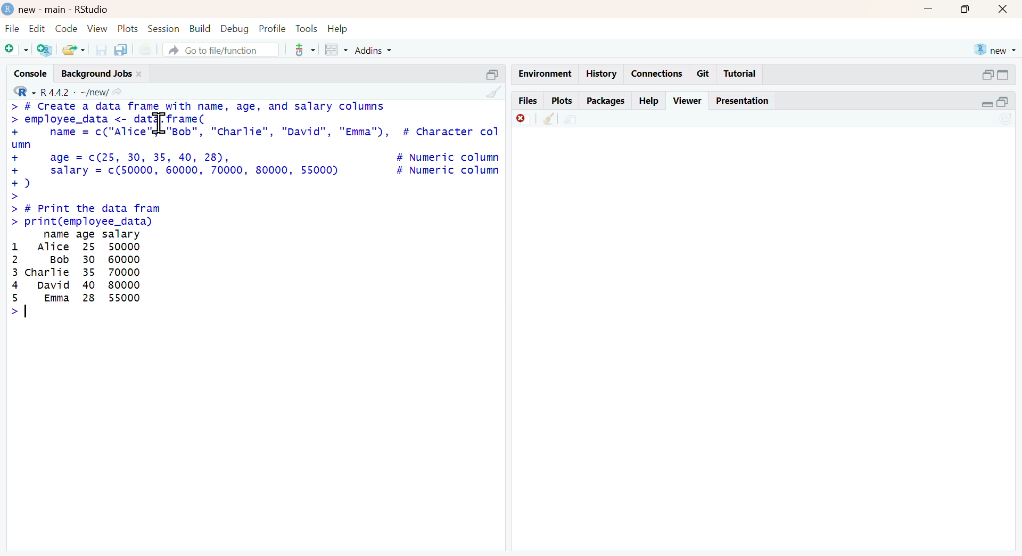  I want to click on save current ile, so click(97, 50).